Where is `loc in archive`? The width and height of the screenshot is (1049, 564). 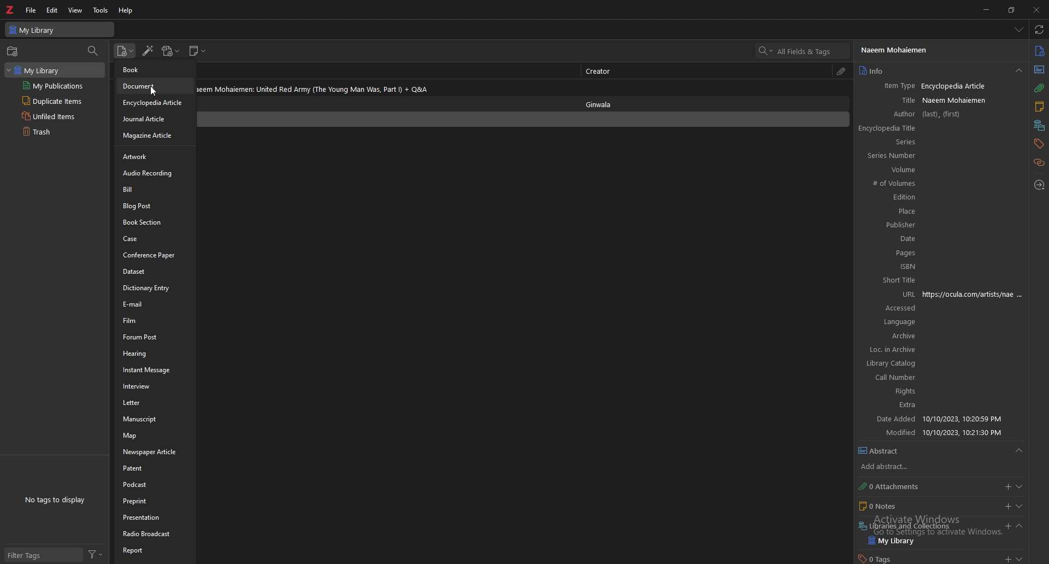
loc in archive is located at coordinates (887, 351).